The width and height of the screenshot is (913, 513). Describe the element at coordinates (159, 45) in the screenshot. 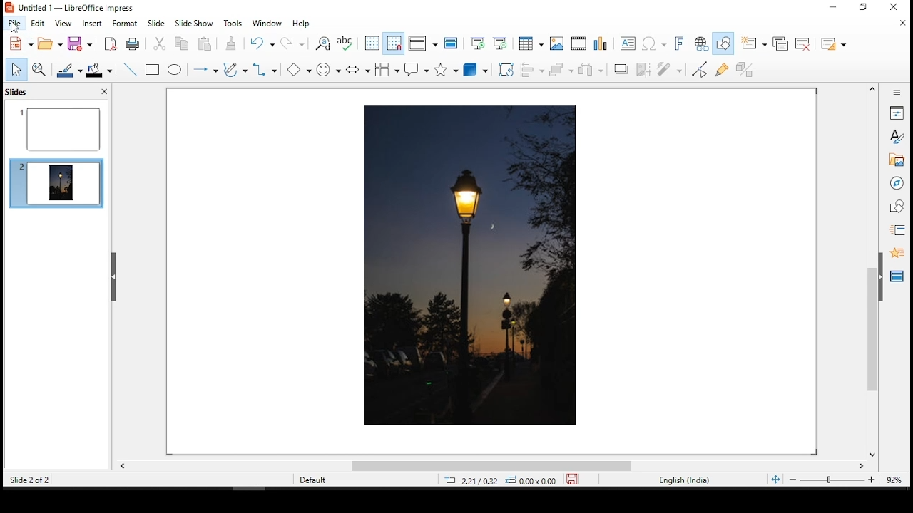

I see `cut` at that location.